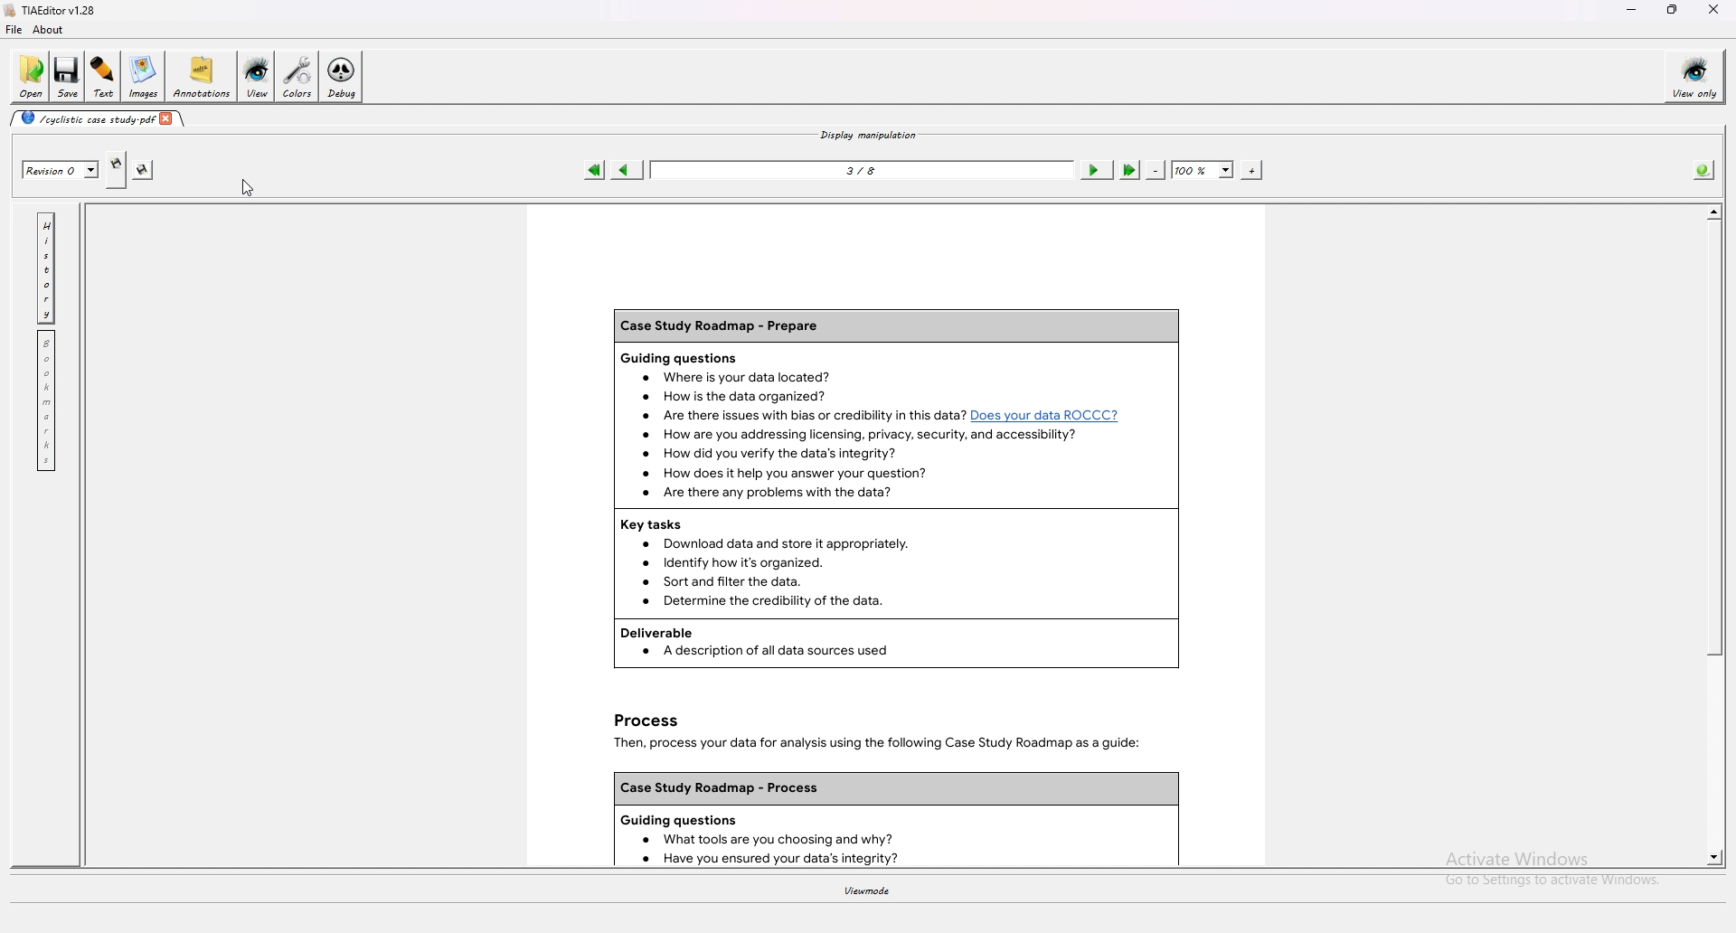 The width and height of the screenshot is (1736, 933). What do you see at coordinates (772, 453) in the screenshot?
I see `How did you verify the data's integrity?` at bounding box center [772, 453].